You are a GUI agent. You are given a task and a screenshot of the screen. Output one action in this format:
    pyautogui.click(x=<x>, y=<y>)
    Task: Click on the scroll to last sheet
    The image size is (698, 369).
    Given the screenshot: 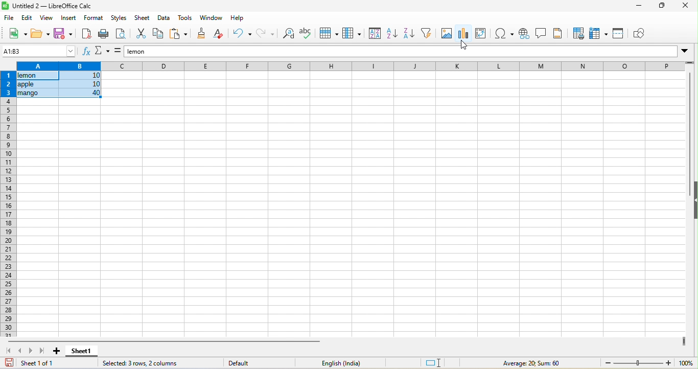 What is the action you would take?
    pyautogui.click(x=41, y=352)
    